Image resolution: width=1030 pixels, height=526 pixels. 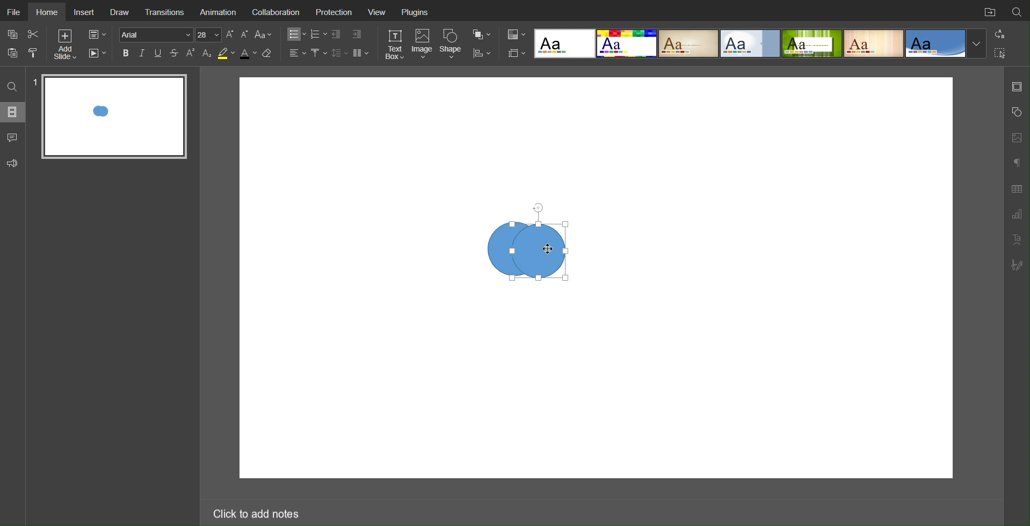 I want to click on Moved Circle, so click(x=543, y=252).